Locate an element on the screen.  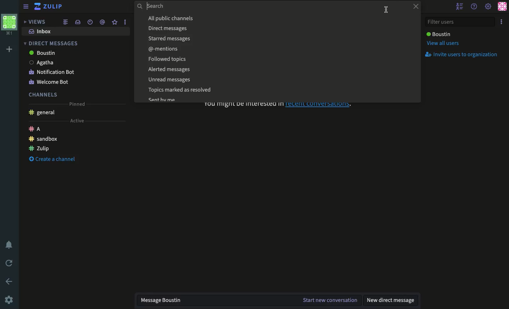
@-mentions is located at coordinates (279, 48).